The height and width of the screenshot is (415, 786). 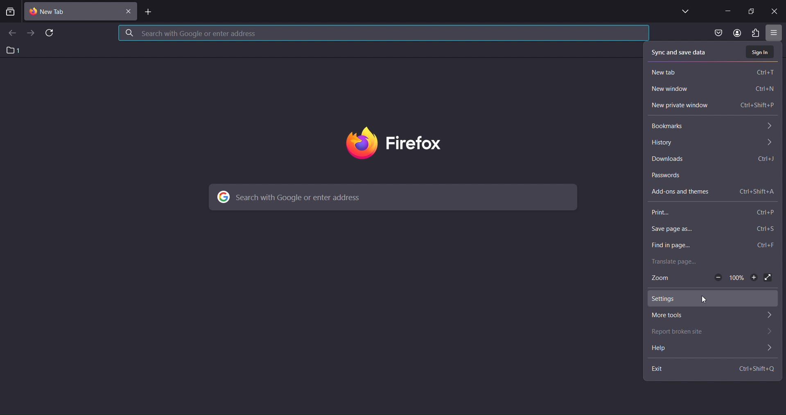 I want to click on minimze, so click(x=730, y=11).